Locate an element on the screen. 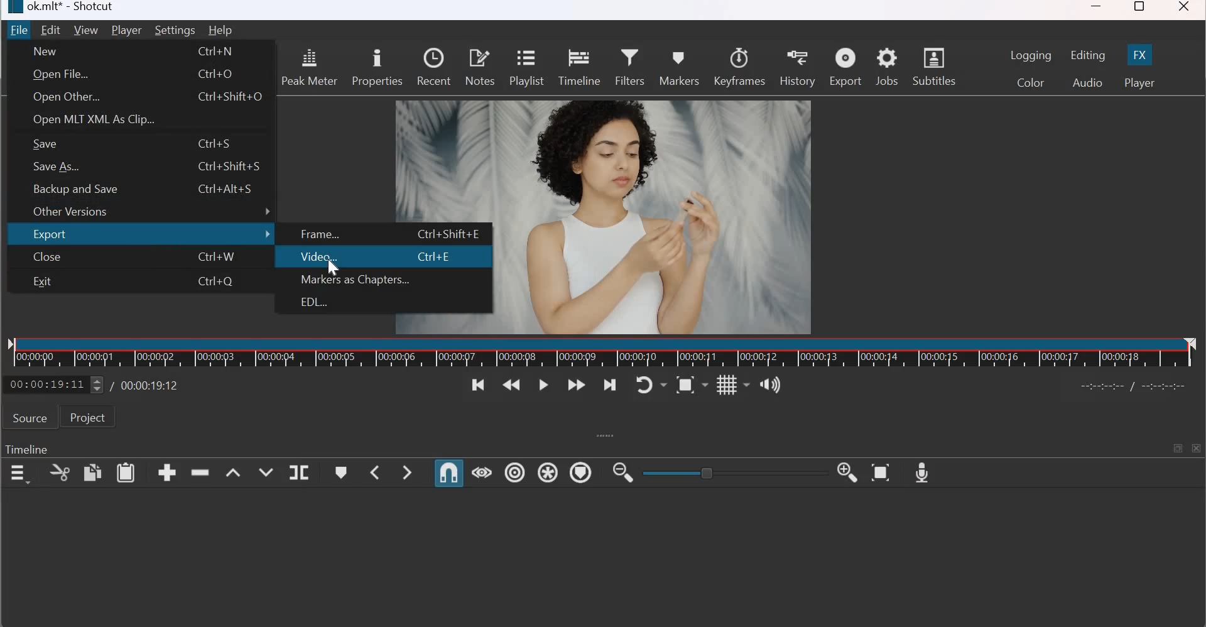 The height and width of the screenshot is (627, 1206). Ctrl+Shift+E is located at coordinates (452, 234).